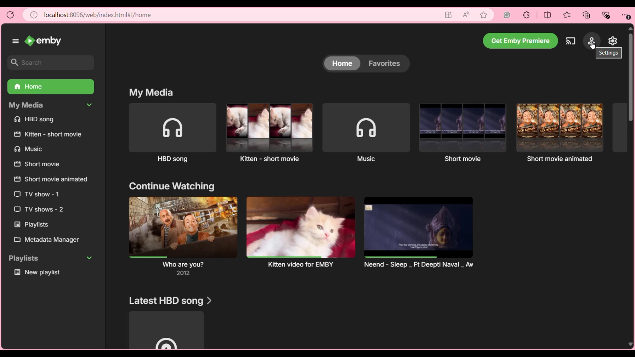 The image size is (635, 357). What do you see at coordinates (387, 63) in the screenshot?
I see `Favorites` at bounding box center [387, 63].